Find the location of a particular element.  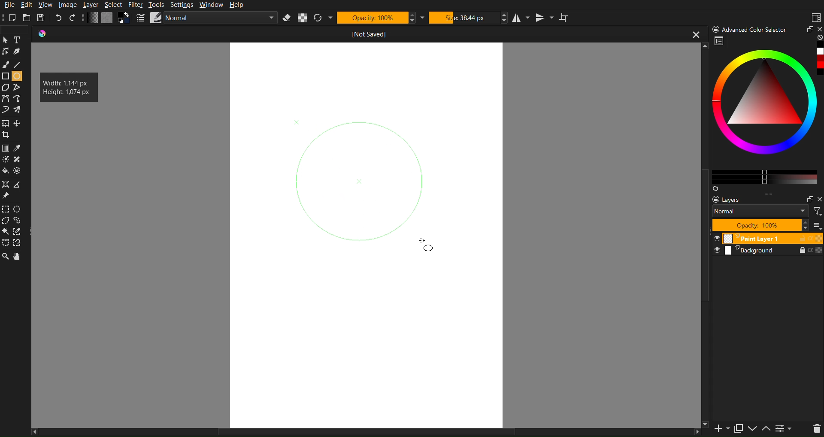

Background is located at coordinates (767, 252).